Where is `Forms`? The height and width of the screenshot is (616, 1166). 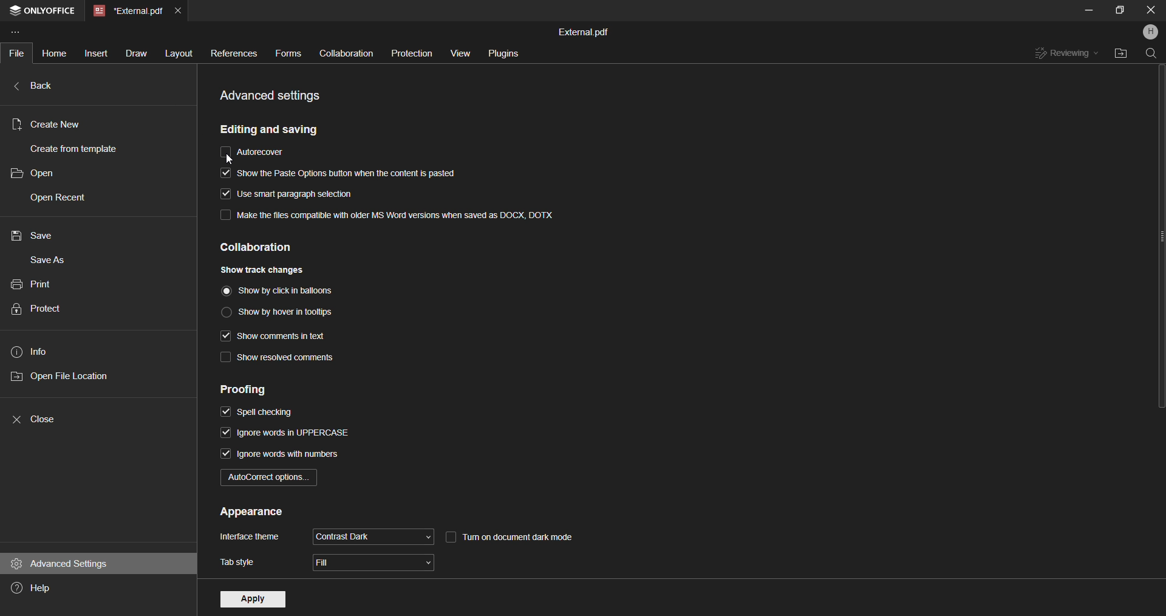
Forms is located at coordinates (288, 52).